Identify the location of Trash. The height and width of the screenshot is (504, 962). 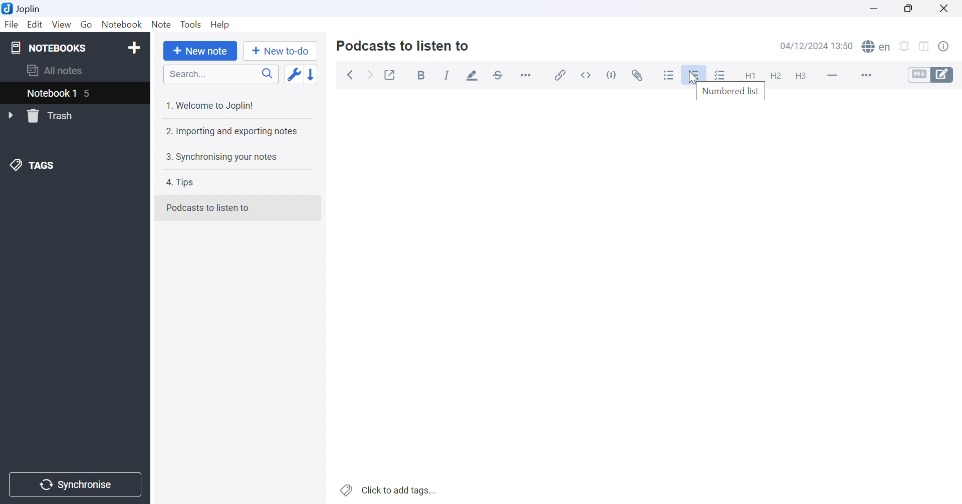
(56, 116).